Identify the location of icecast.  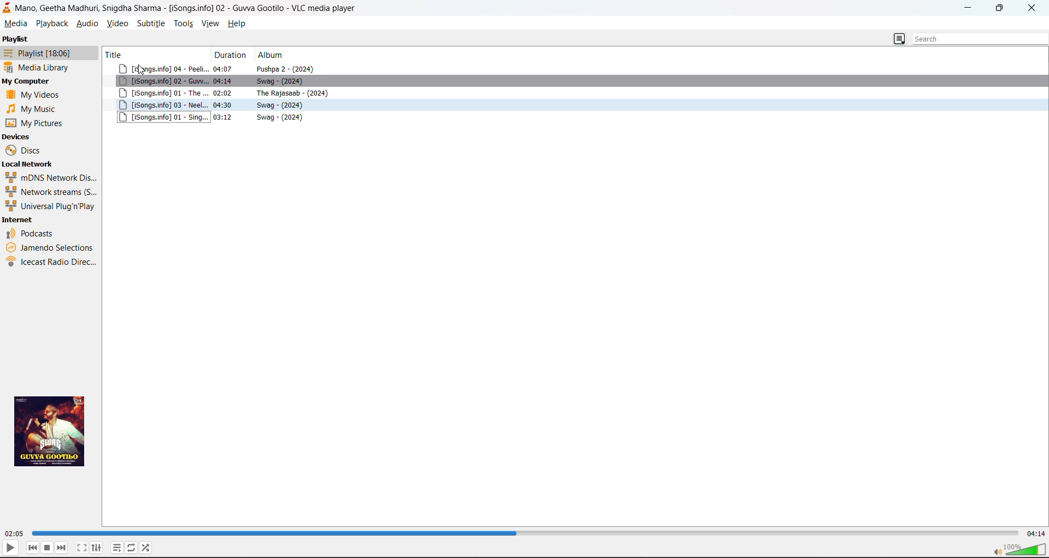
(53, 263).